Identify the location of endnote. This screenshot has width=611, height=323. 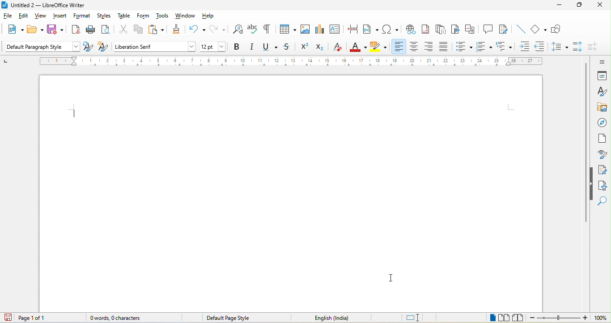
(441, 30).